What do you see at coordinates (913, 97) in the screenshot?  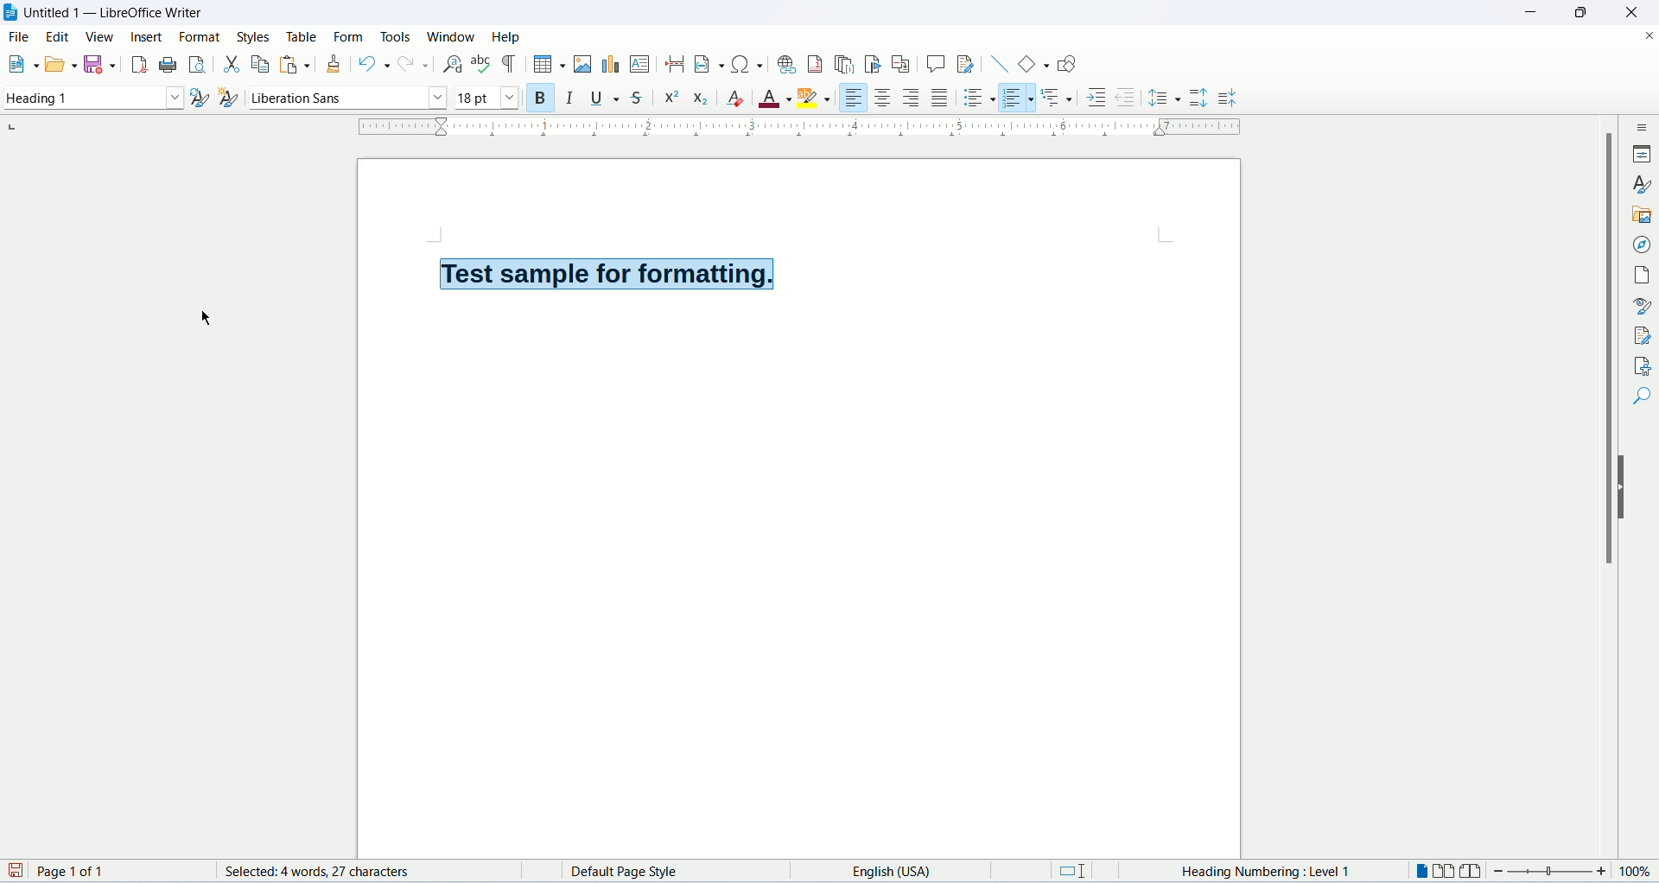 I see `align right` at bounding box center [913, 97].